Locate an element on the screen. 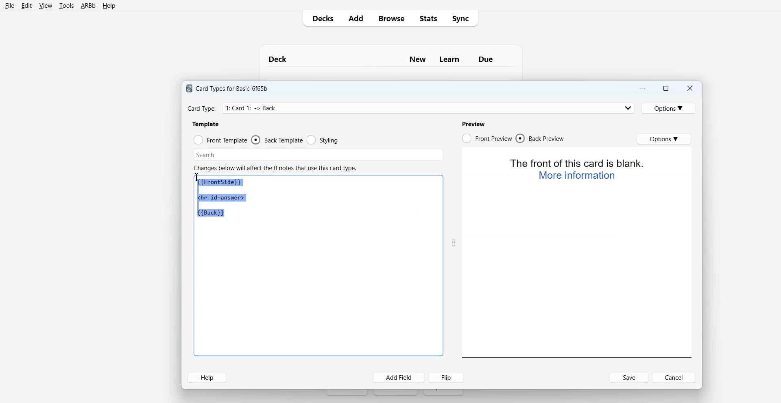 The width and height of the screenshot is (781, 403). Tools is located at coordinates (66, 6).